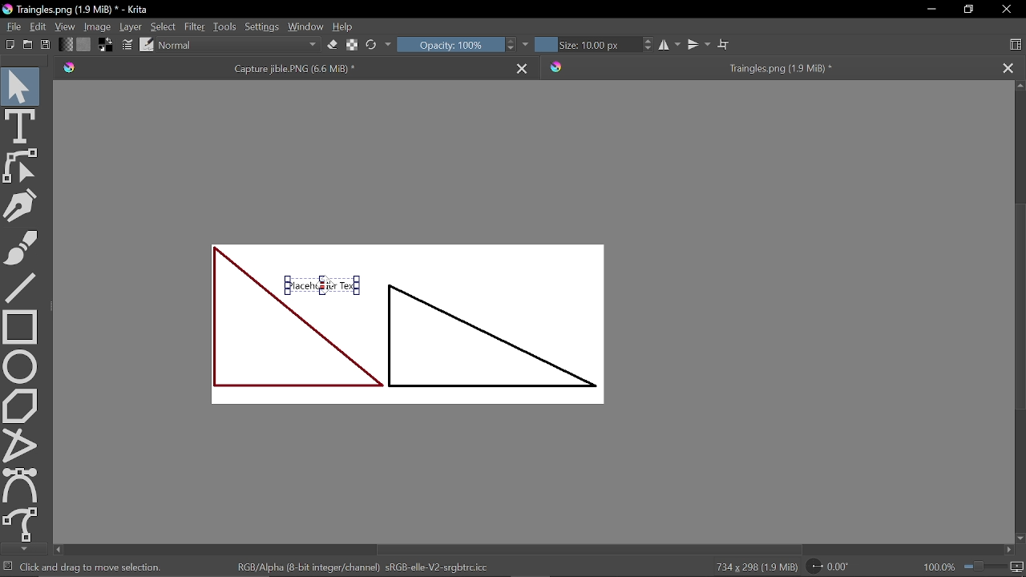 The height and width of the screenshot is (577, 1026). Describe the element at coordinates (146, 45) in the screenshot. I see `Choose brush preset` at that location.